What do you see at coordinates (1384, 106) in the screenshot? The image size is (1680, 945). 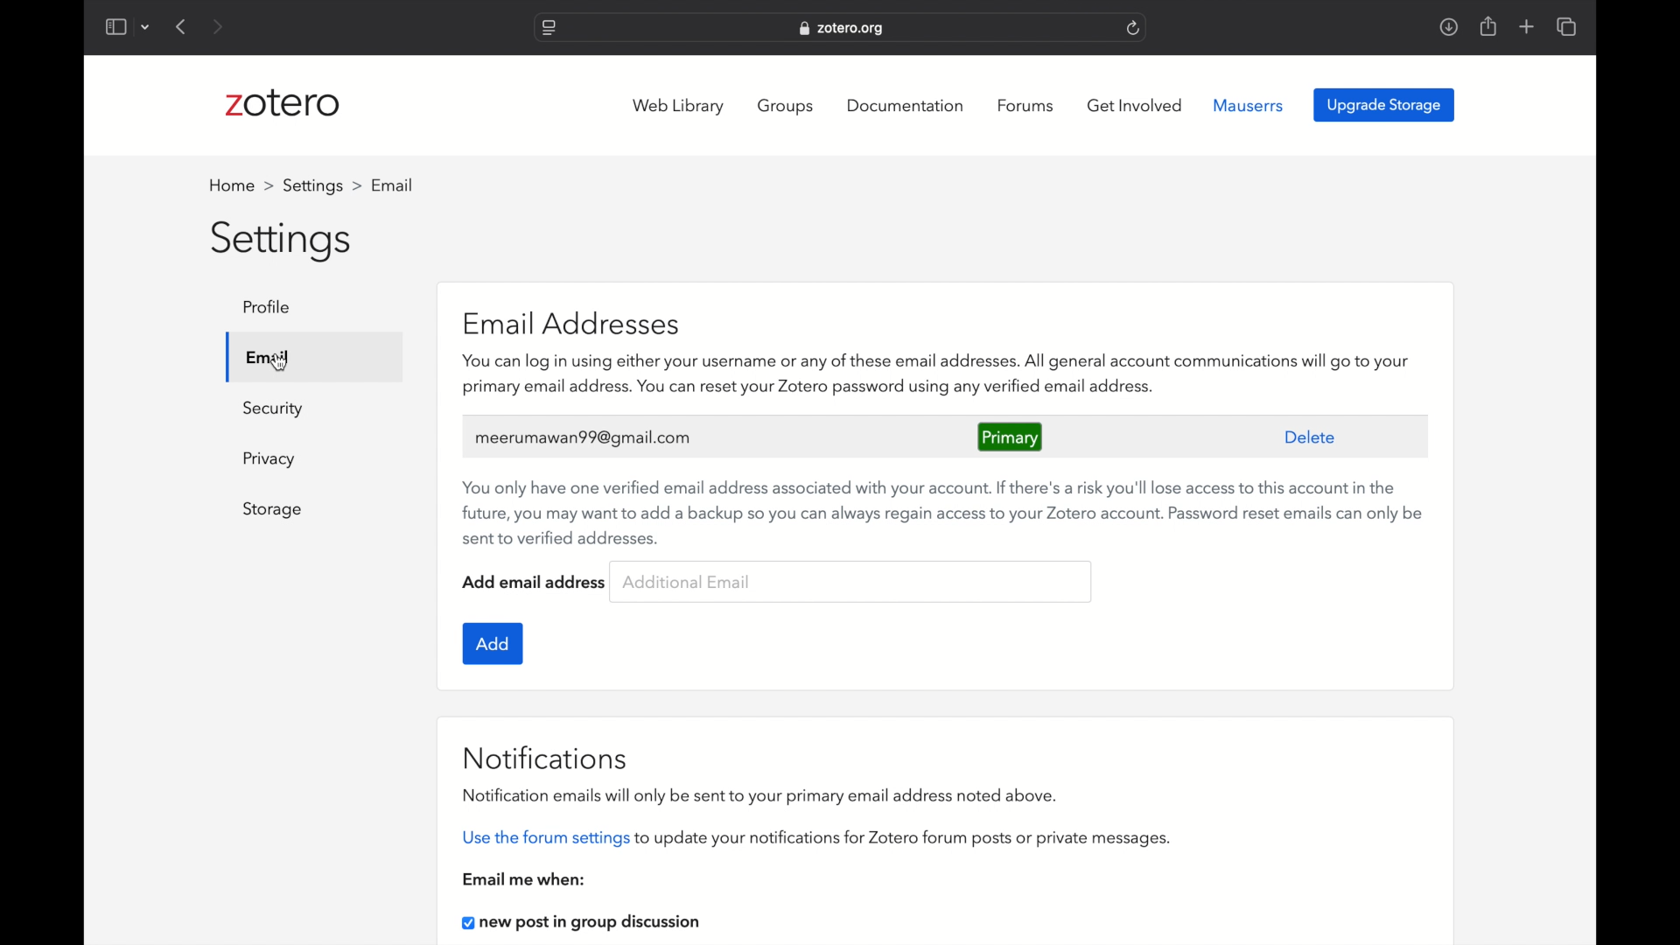 I see `upgrade storage` at bounding box center [1384, 106].